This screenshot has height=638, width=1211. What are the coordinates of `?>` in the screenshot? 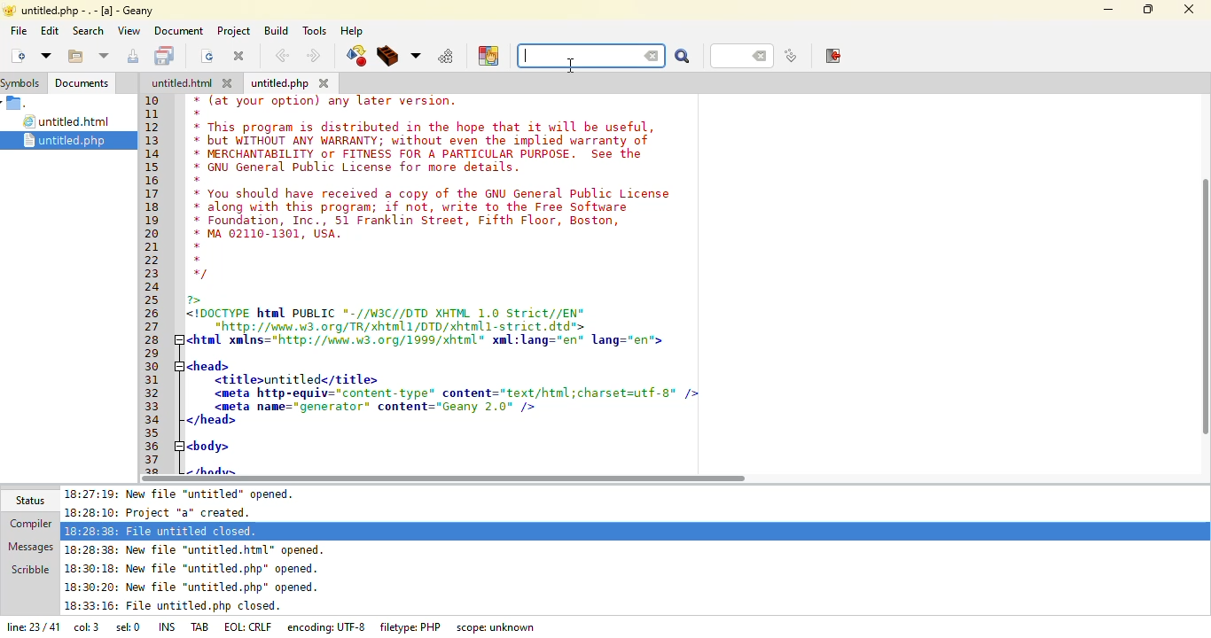 It's located at (199, 300).